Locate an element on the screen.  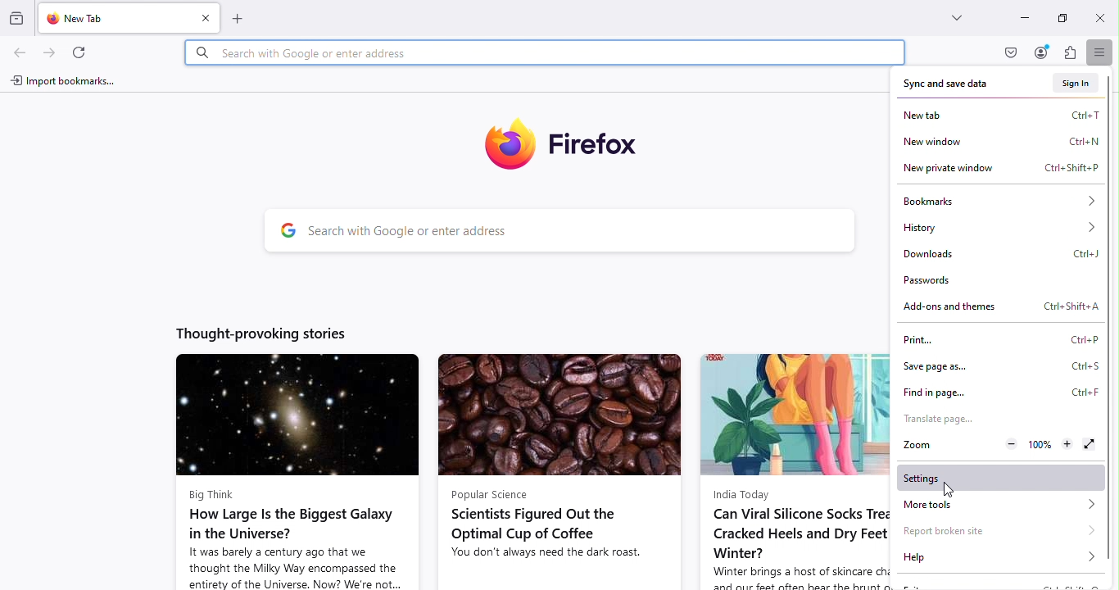
History is located at coordinates (999, 225).